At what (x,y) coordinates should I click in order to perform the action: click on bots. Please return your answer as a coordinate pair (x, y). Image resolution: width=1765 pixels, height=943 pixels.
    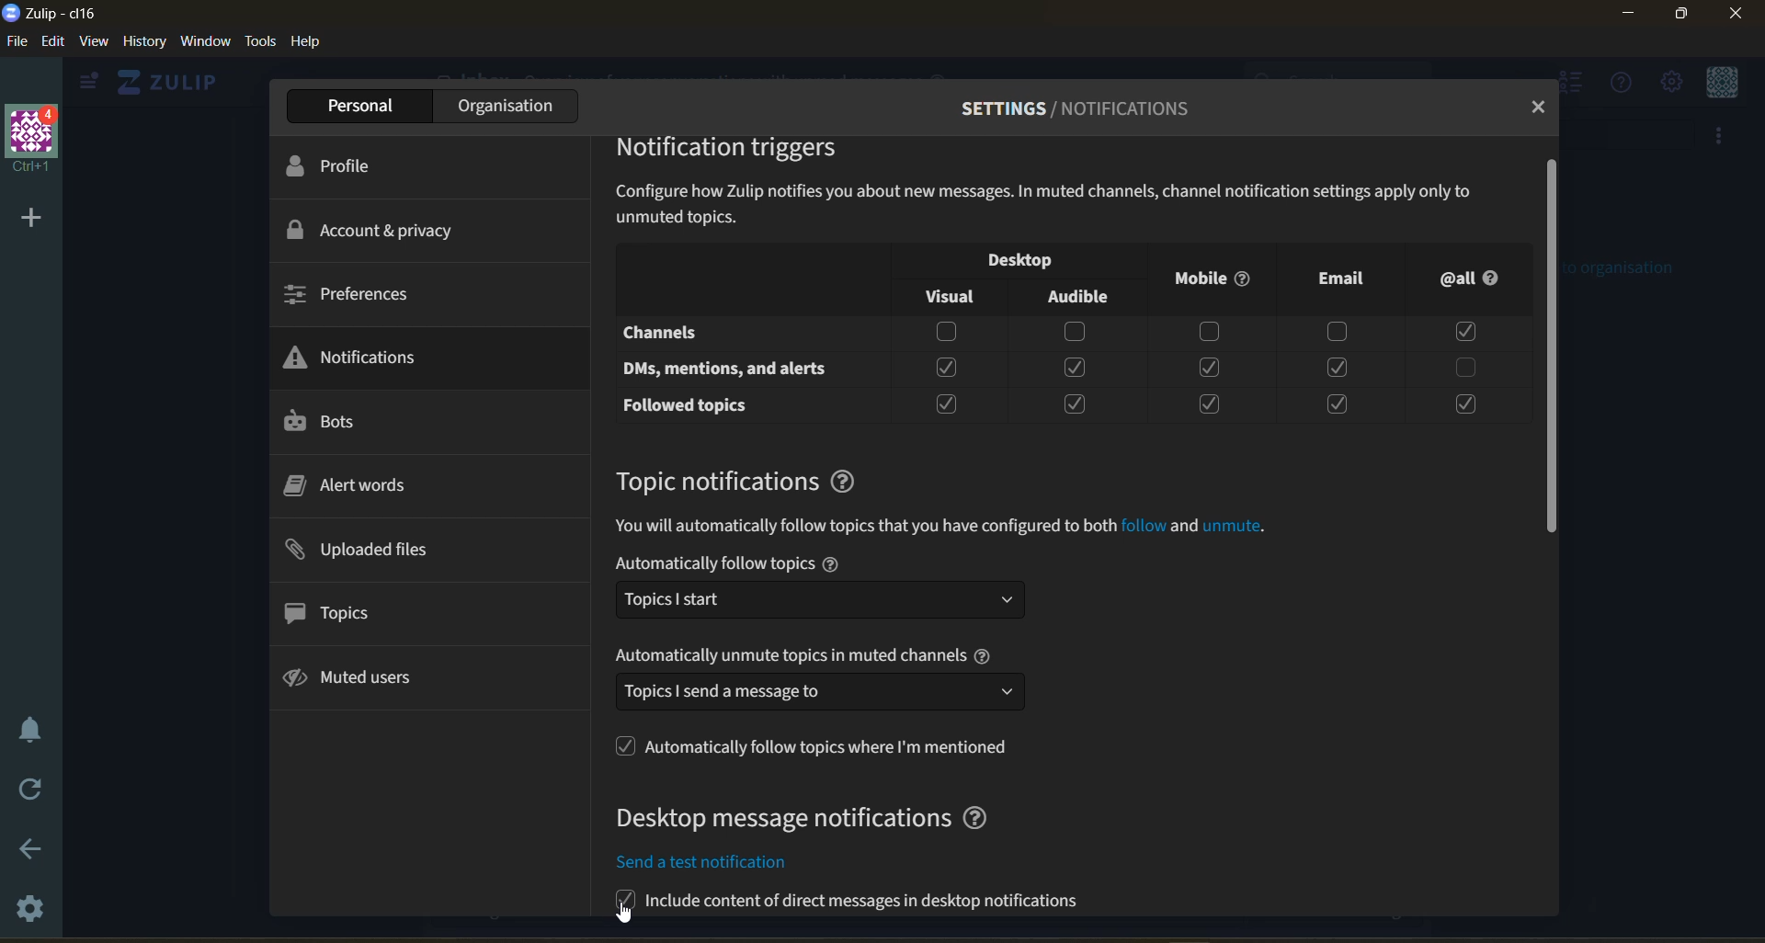
    Looking at the image, I should click on (337, 422).